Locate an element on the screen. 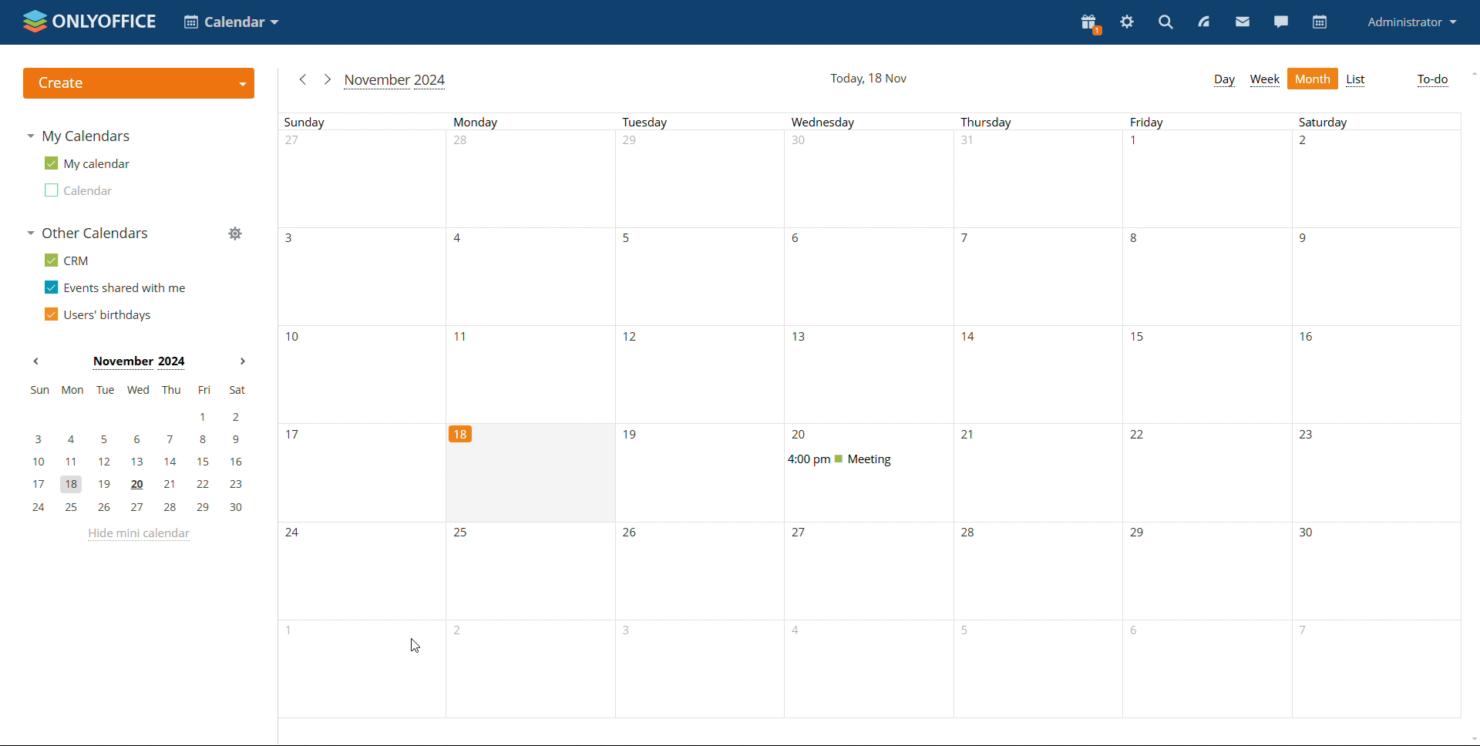  calendar is located at coordinates (1321, 22).